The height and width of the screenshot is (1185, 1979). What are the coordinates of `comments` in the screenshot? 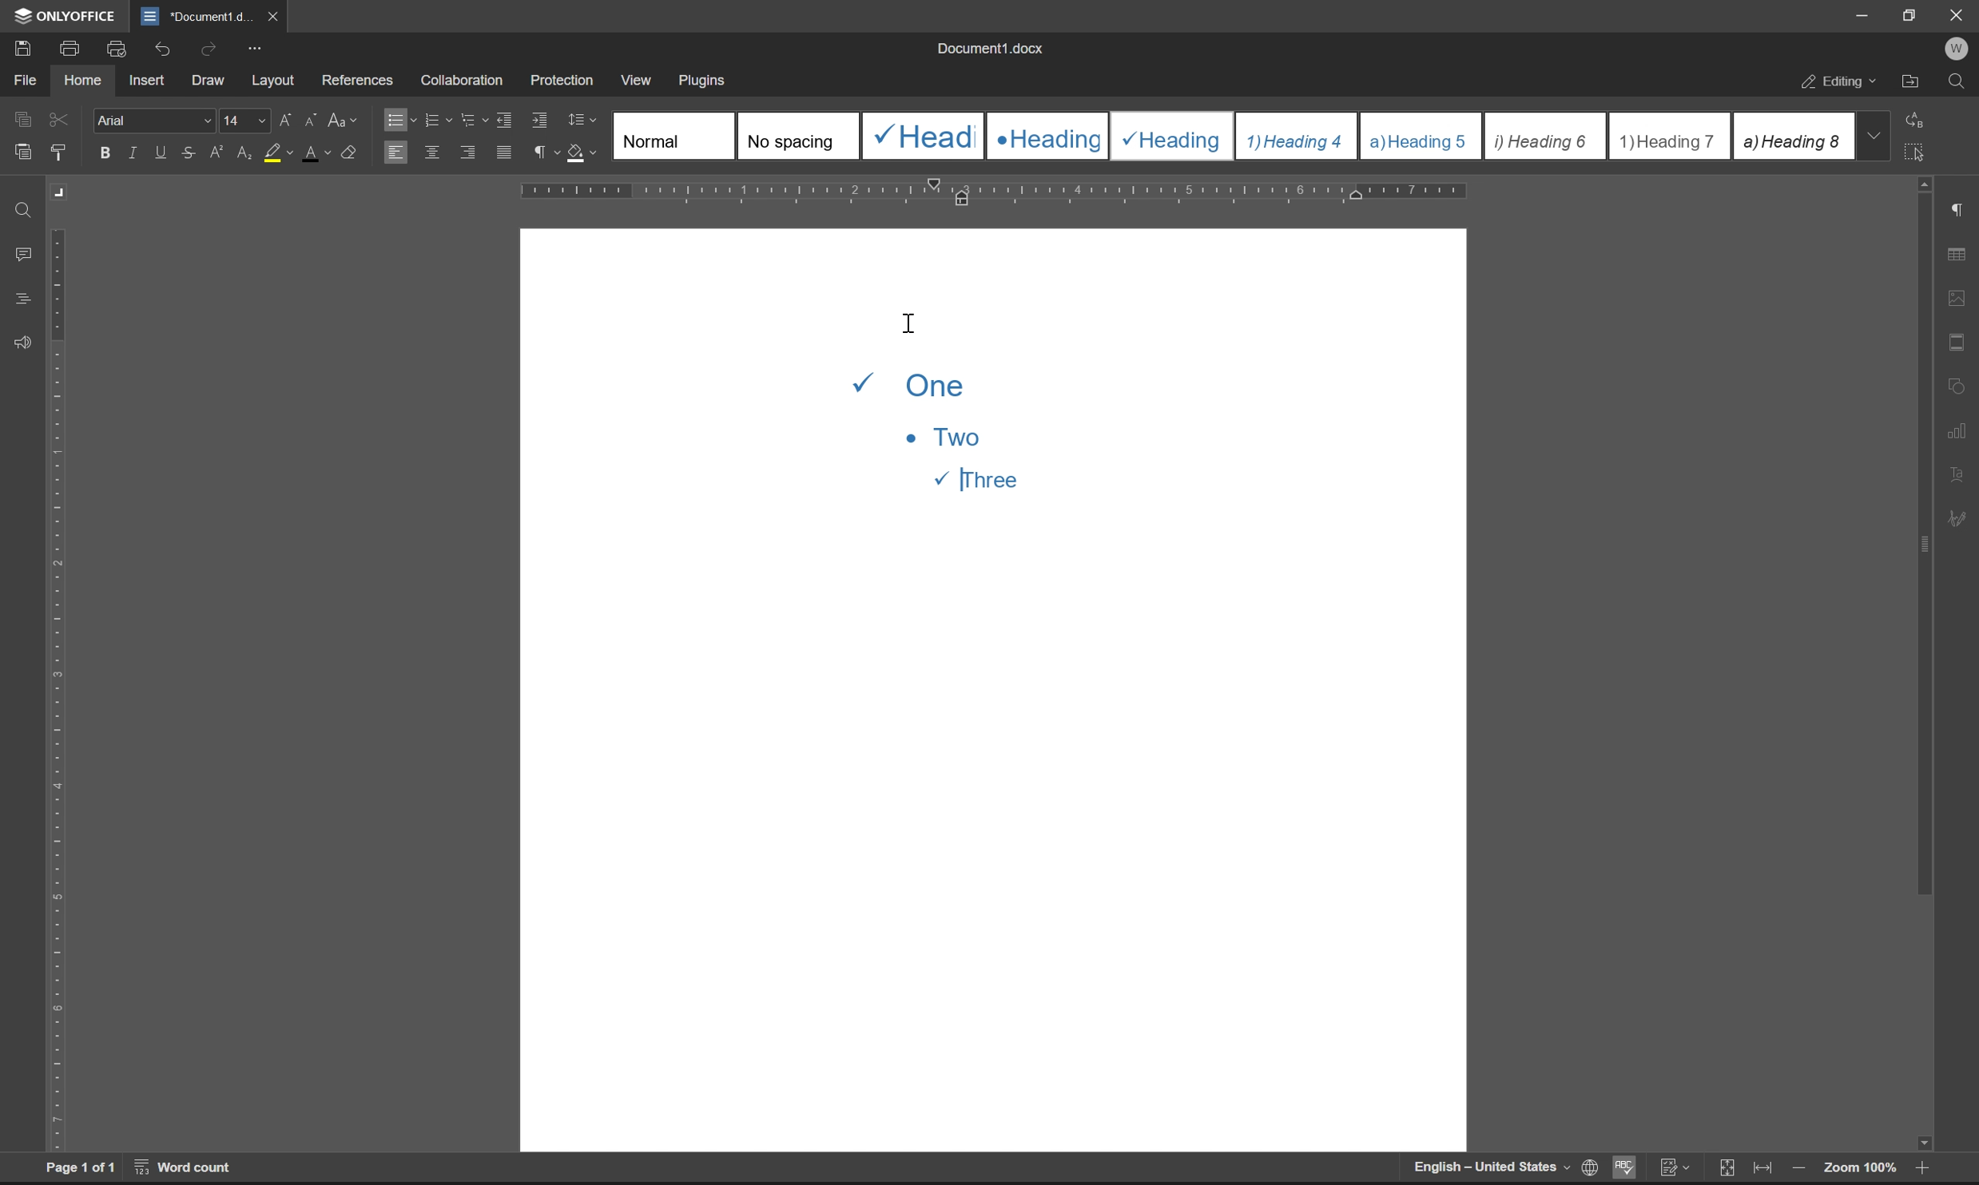 It's located at (26, 255).